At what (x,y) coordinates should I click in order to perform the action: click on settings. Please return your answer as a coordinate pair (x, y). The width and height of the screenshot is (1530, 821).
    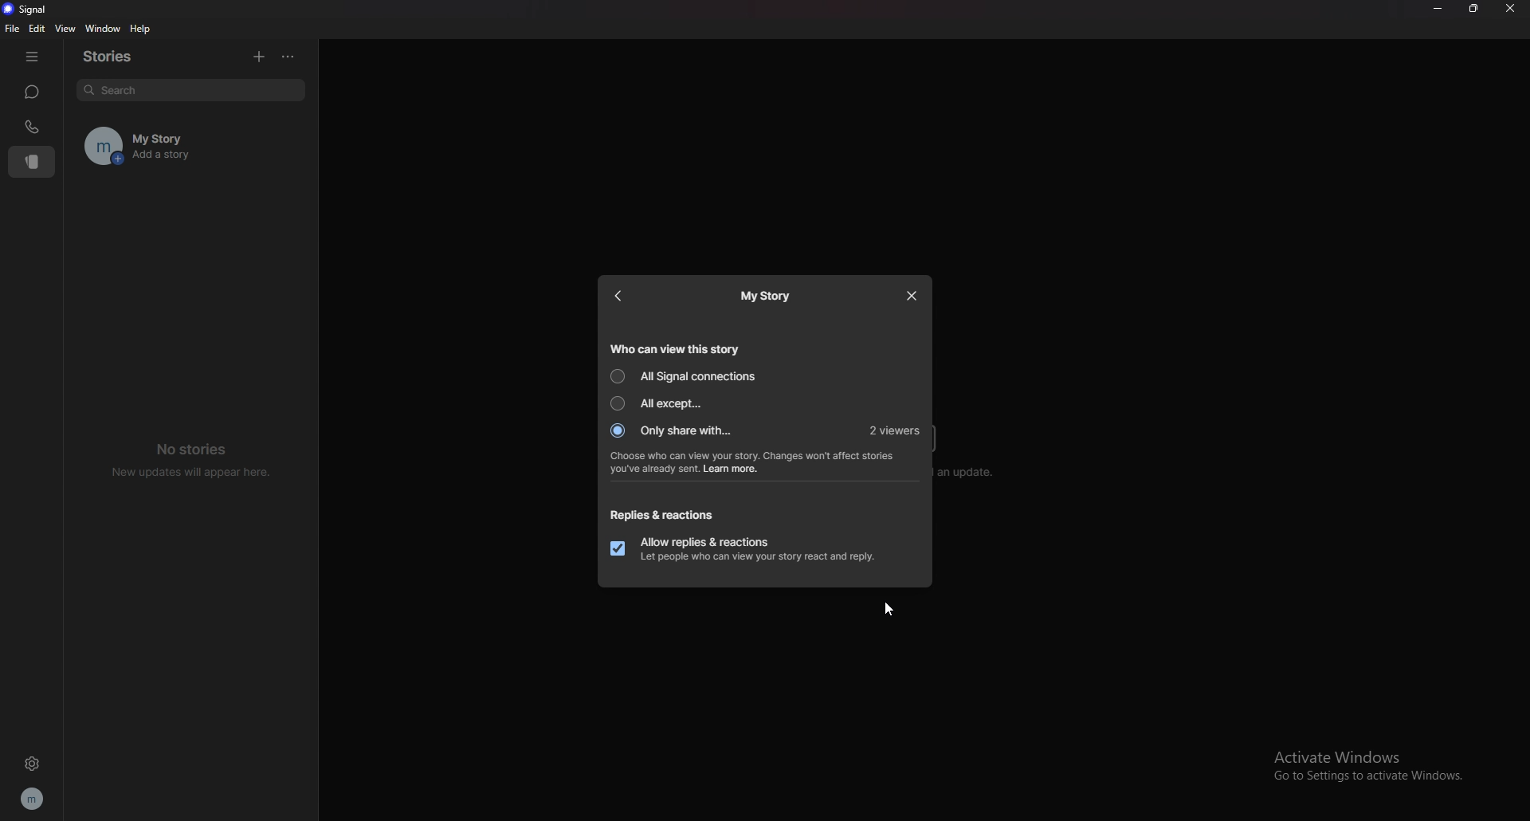
    Looking at the image, I should click on (32, 764).